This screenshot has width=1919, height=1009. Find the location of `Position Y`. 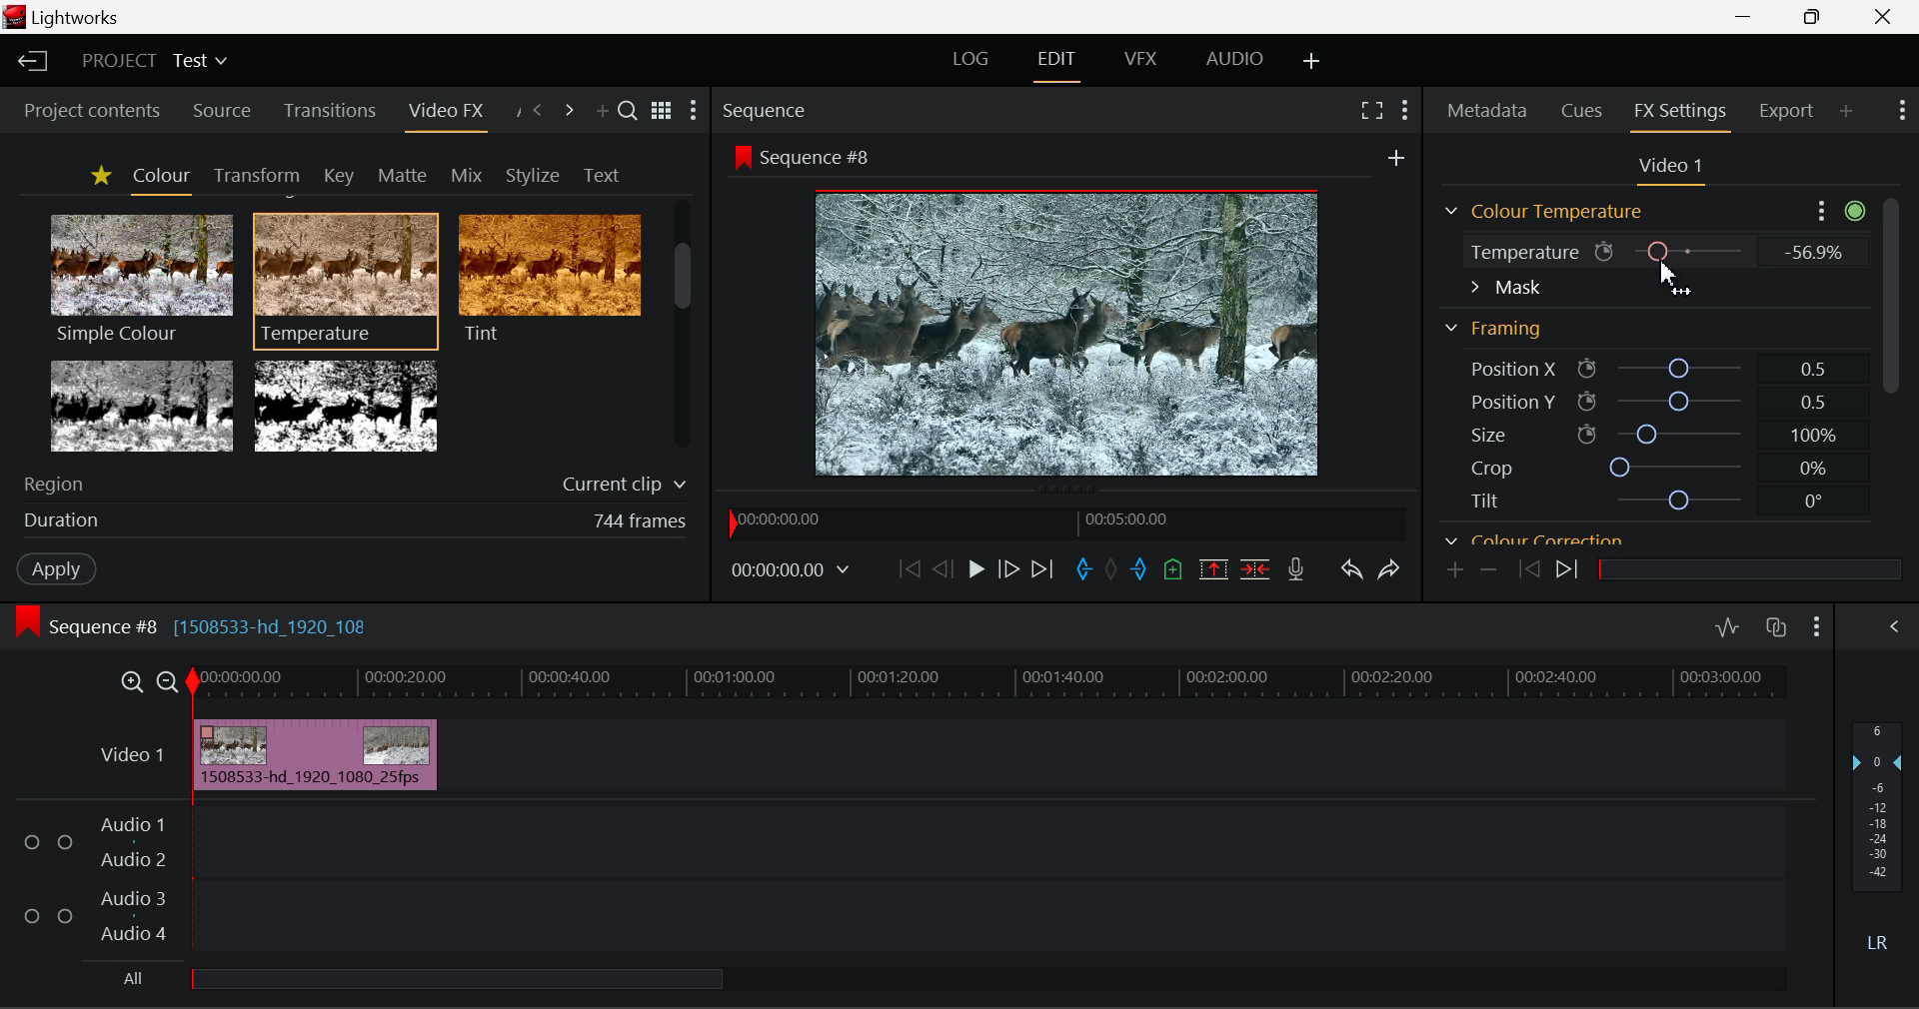

Position Y is located at coordinates (1501, 402).